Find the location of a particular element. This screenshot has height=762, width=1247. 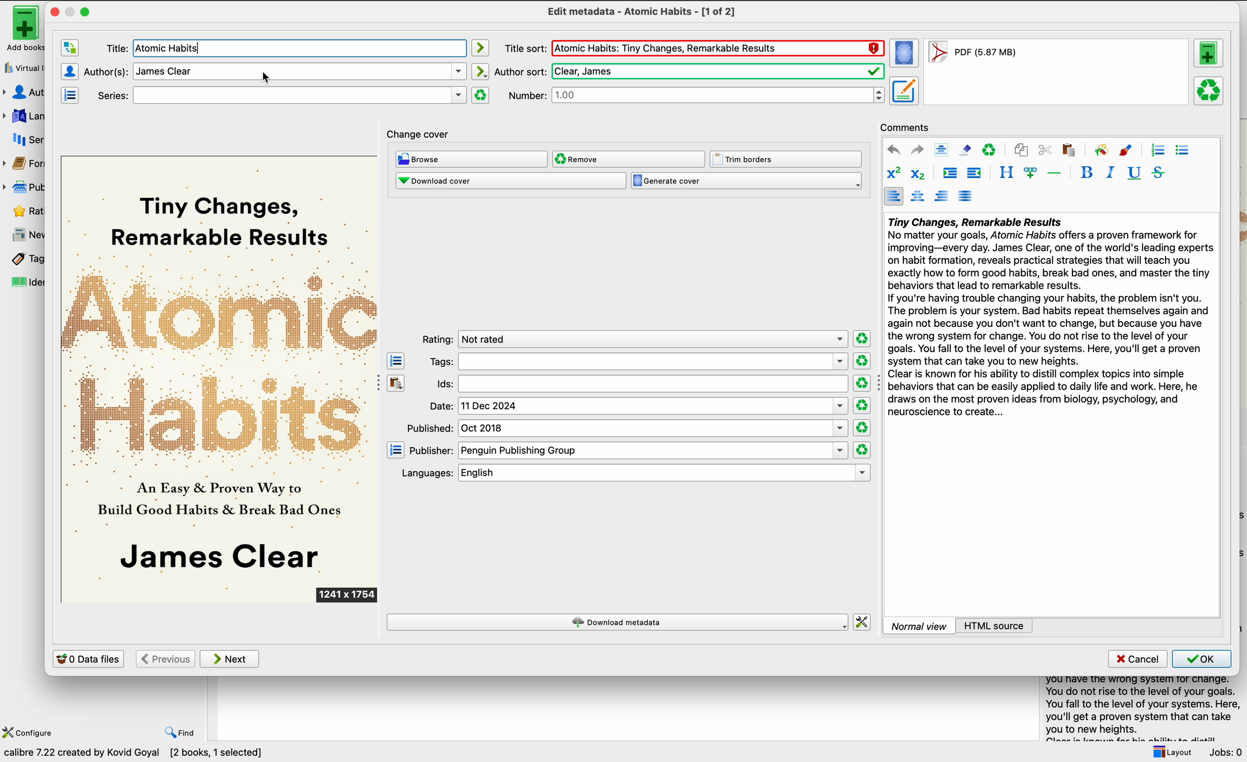

comments is located at coordinates (905, 126).